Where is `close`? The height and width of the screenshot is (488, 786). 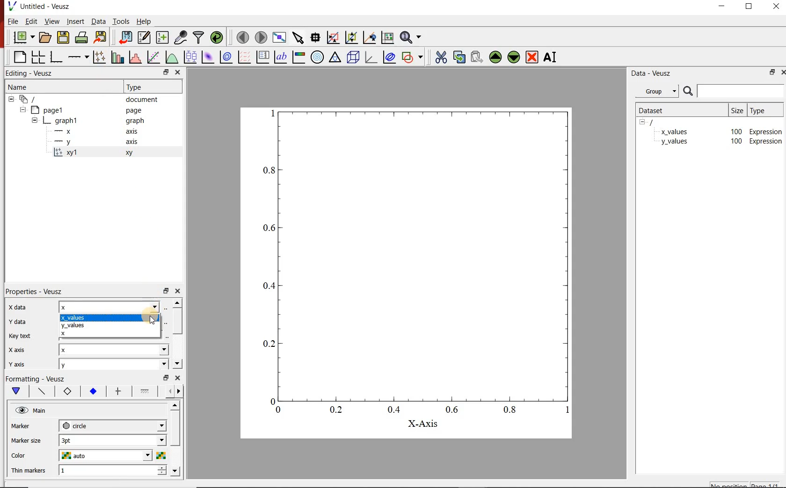
close is located at coordinates (178, 377).